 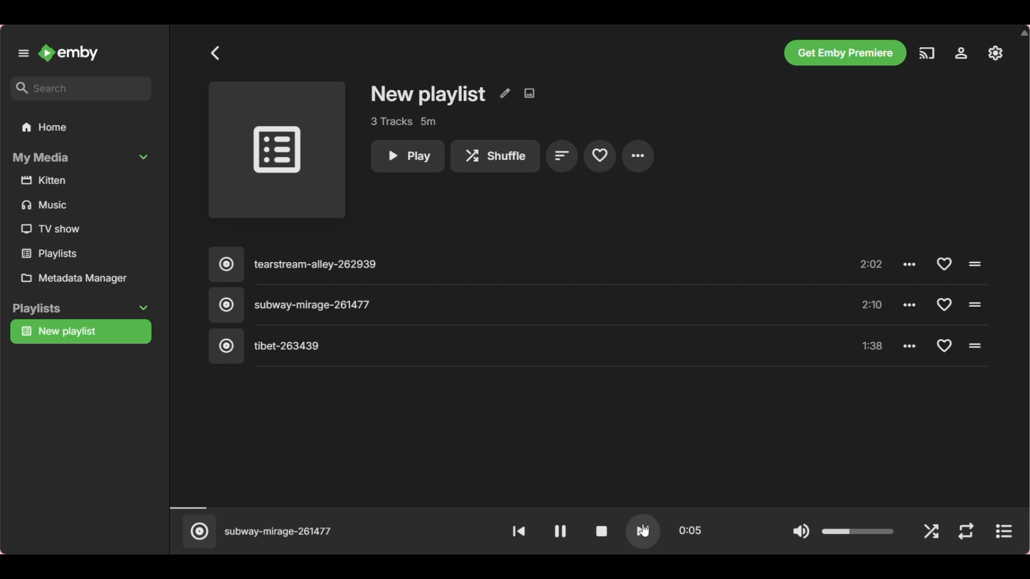 I want to click on Unpin left panel, so click(x=23, y=53).